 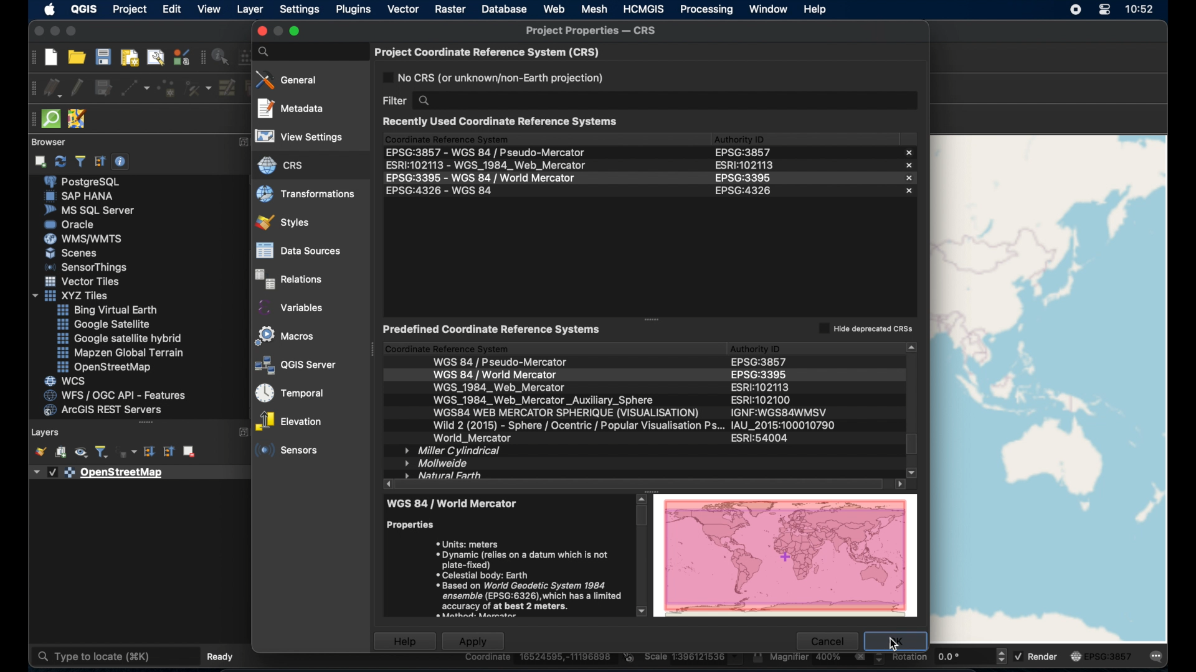 I want to click on wsg 1984, so click(x=545, y=400).